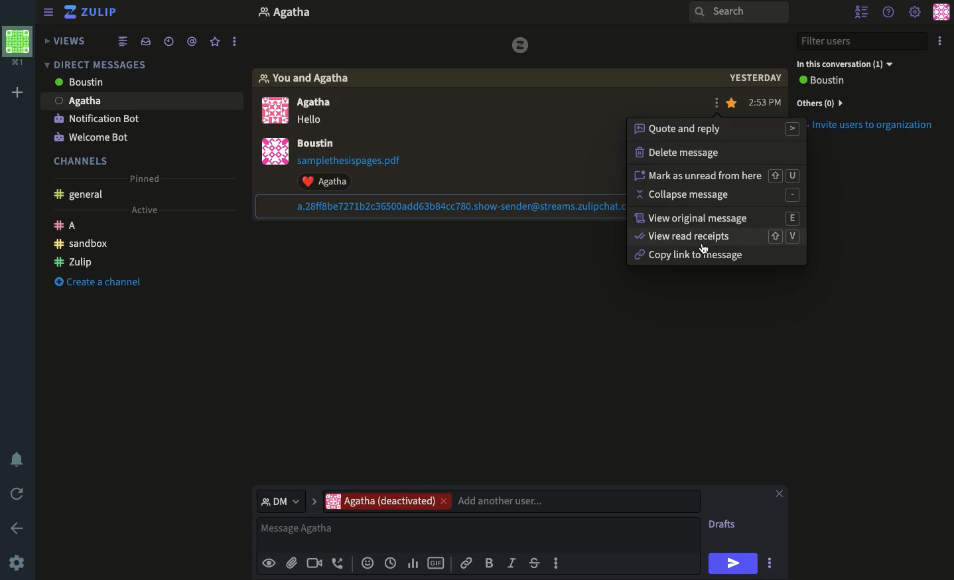  I want to click on Channels, so click(86, 159).